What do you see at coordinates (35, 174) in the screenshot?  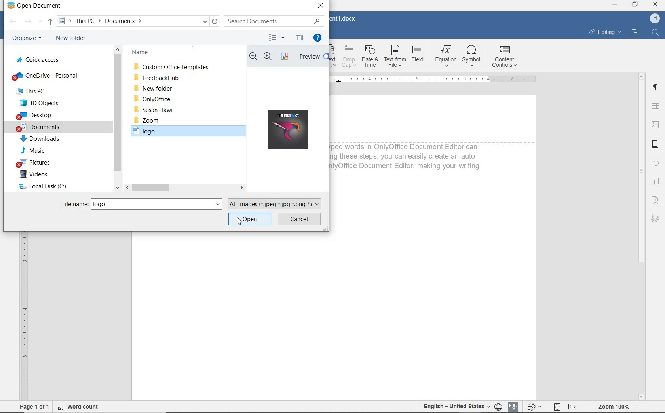 I see `VIDEOS` at bounding box center [35, 174].